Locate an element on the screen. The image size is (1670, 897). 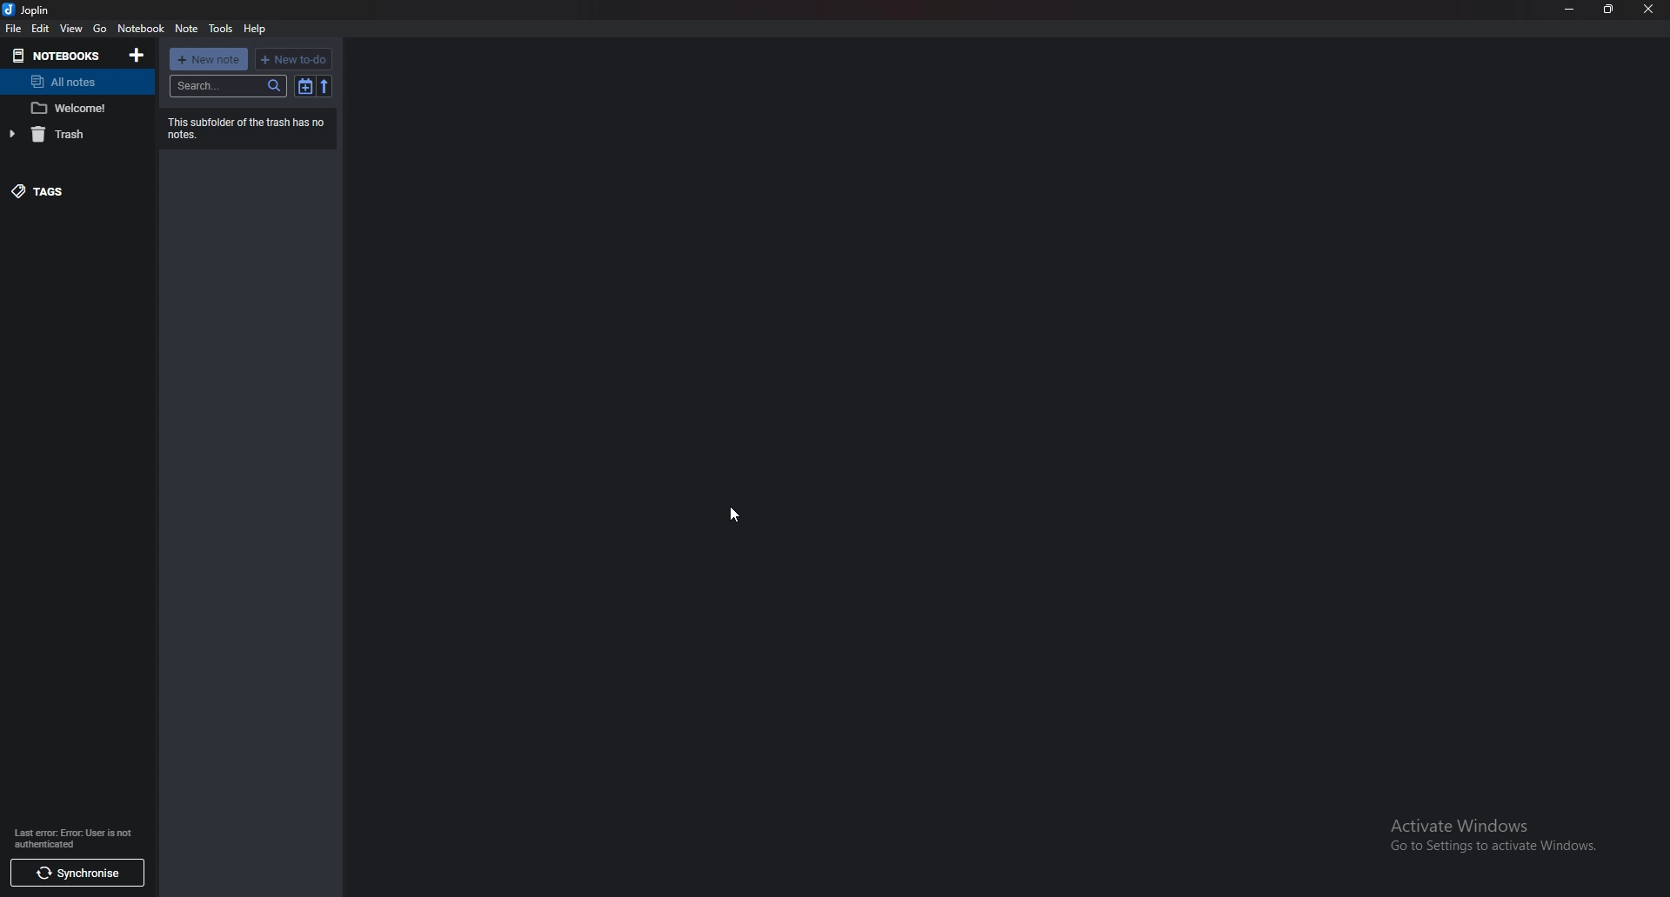
notebooks is located at coordinates (56, 54).